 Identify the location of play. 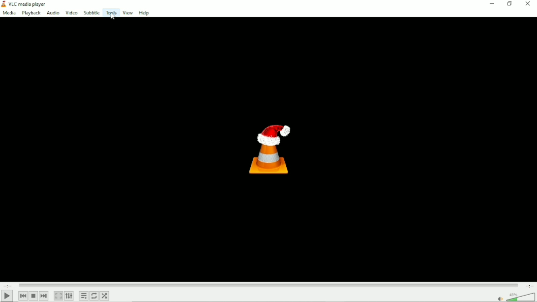
(7, 296).